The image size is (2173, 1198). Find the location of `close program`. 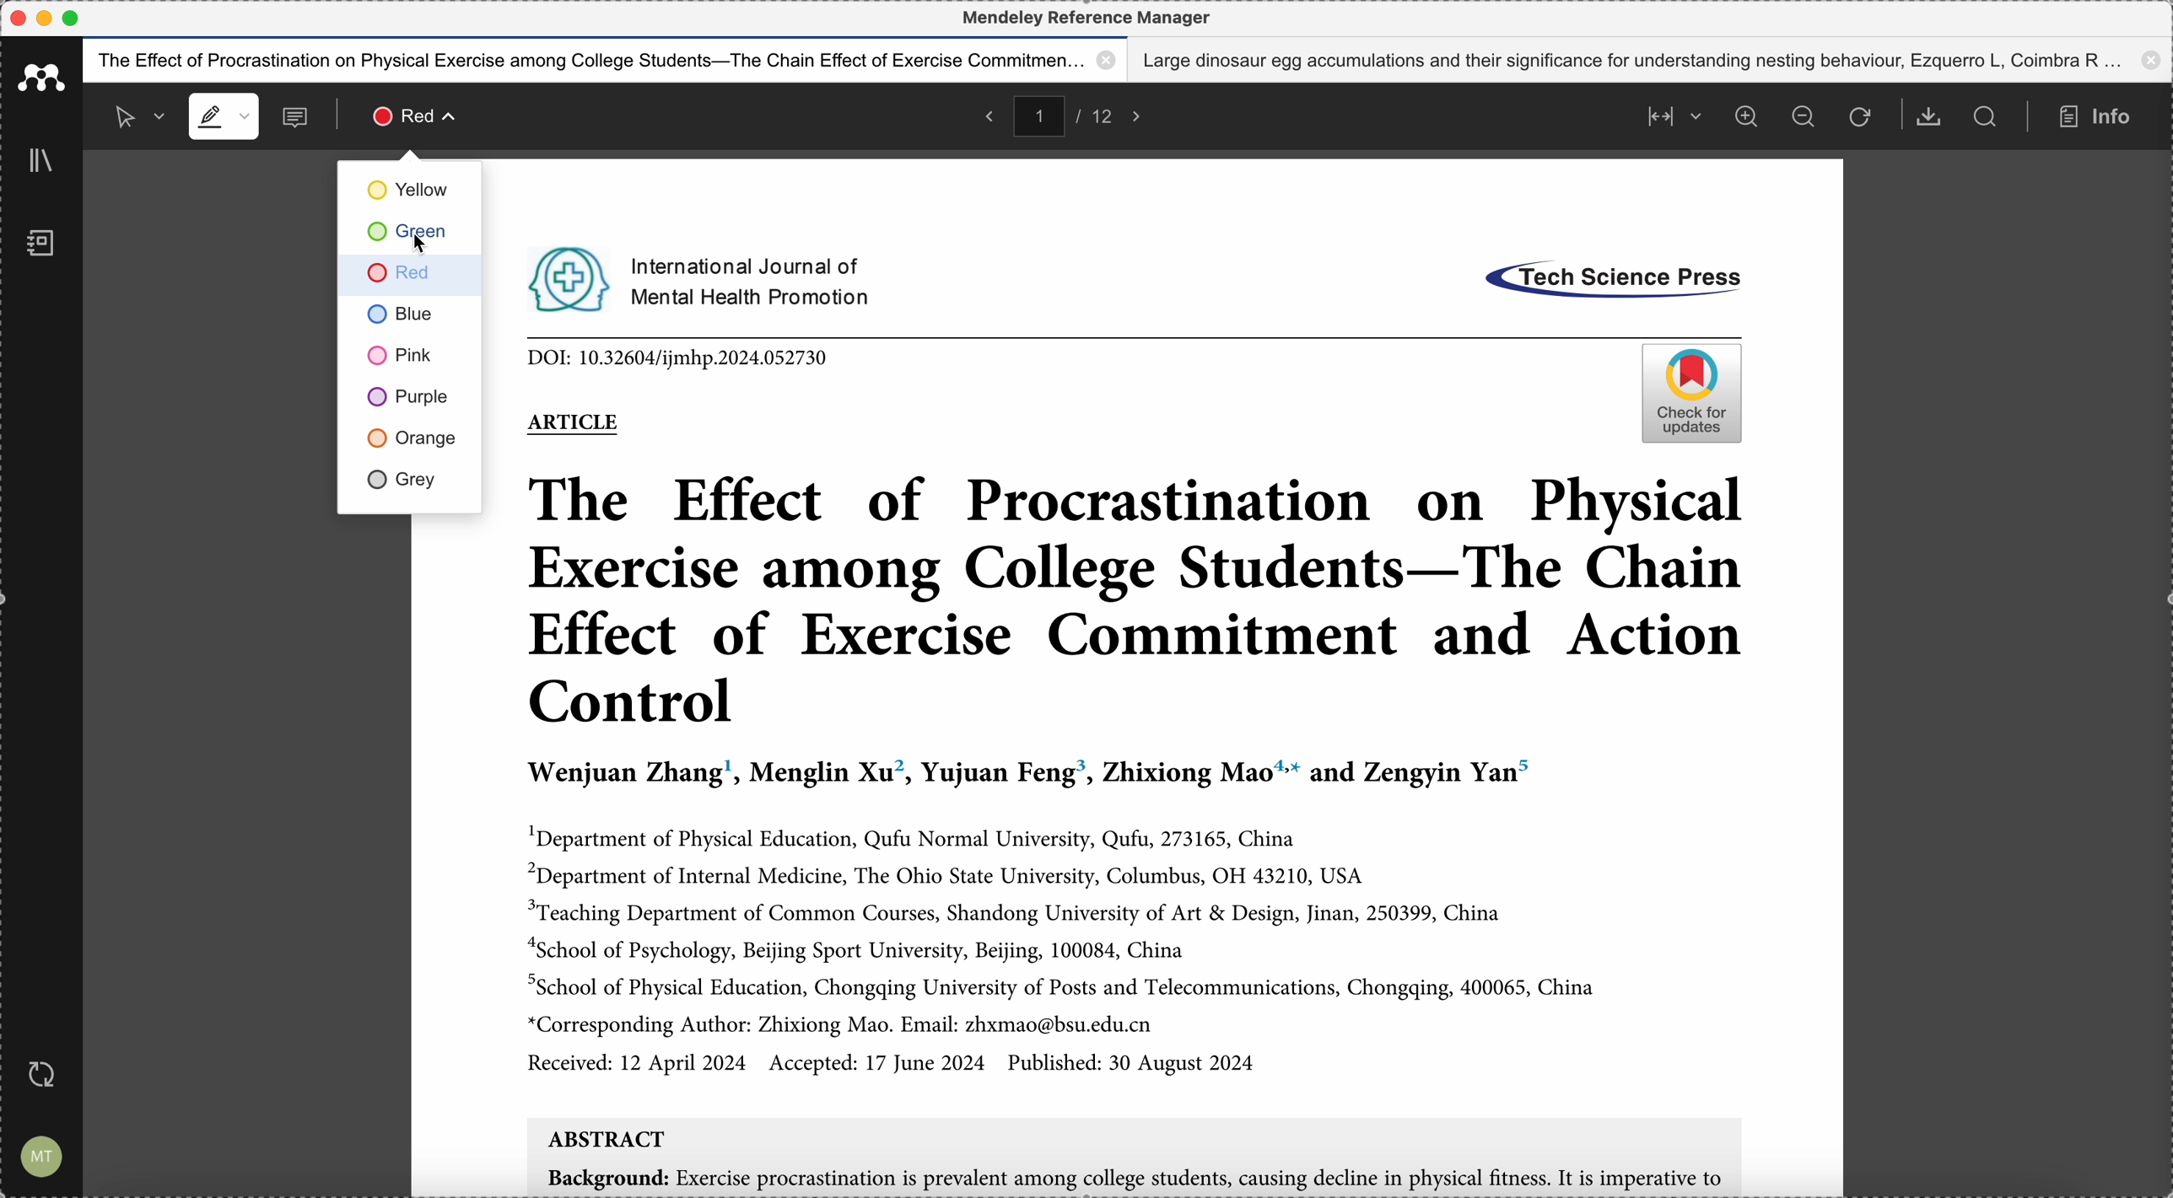

close program is located at coordinates (16, 19).